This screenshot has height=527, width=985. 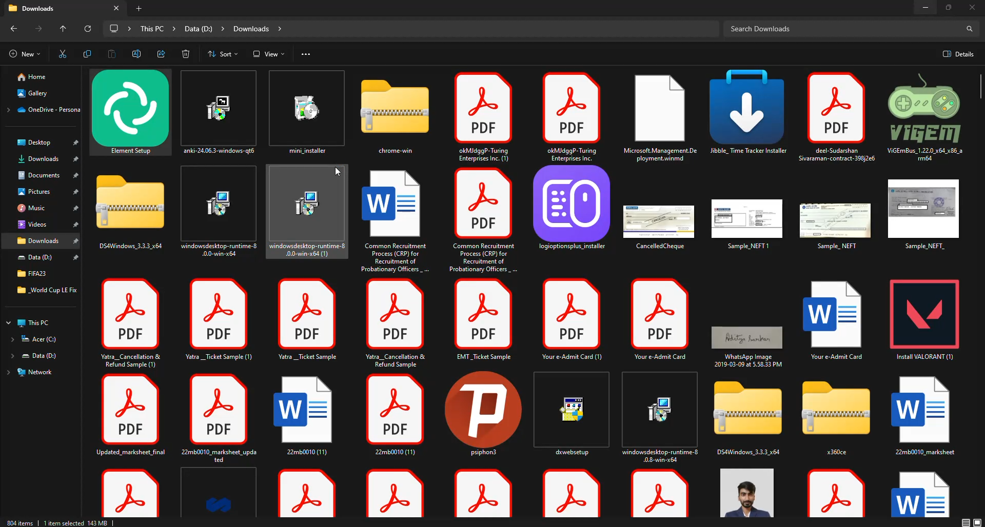 What do you see at coordinates (925, 212) in the screenshot?
I see `file` at bounding box center [925, 212].